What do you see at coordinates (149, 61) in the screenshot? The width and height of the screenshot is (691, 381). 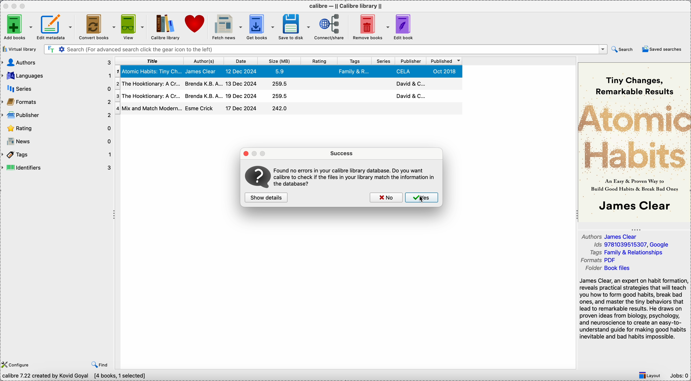 I see `title` at bounding box center [149, 61].